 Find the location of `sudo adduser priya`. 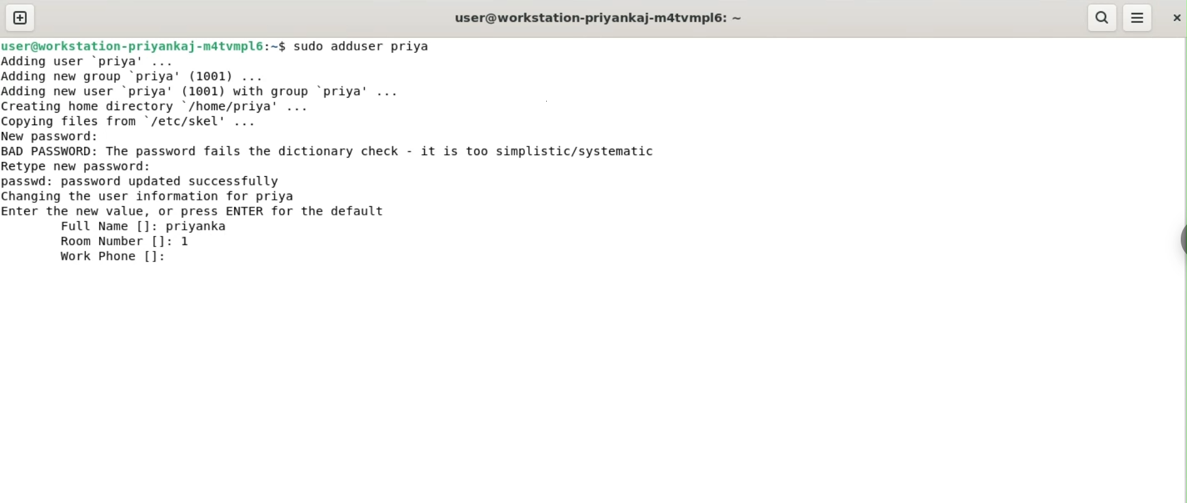

sudo adduser priya is located at coordinates (364, 46).